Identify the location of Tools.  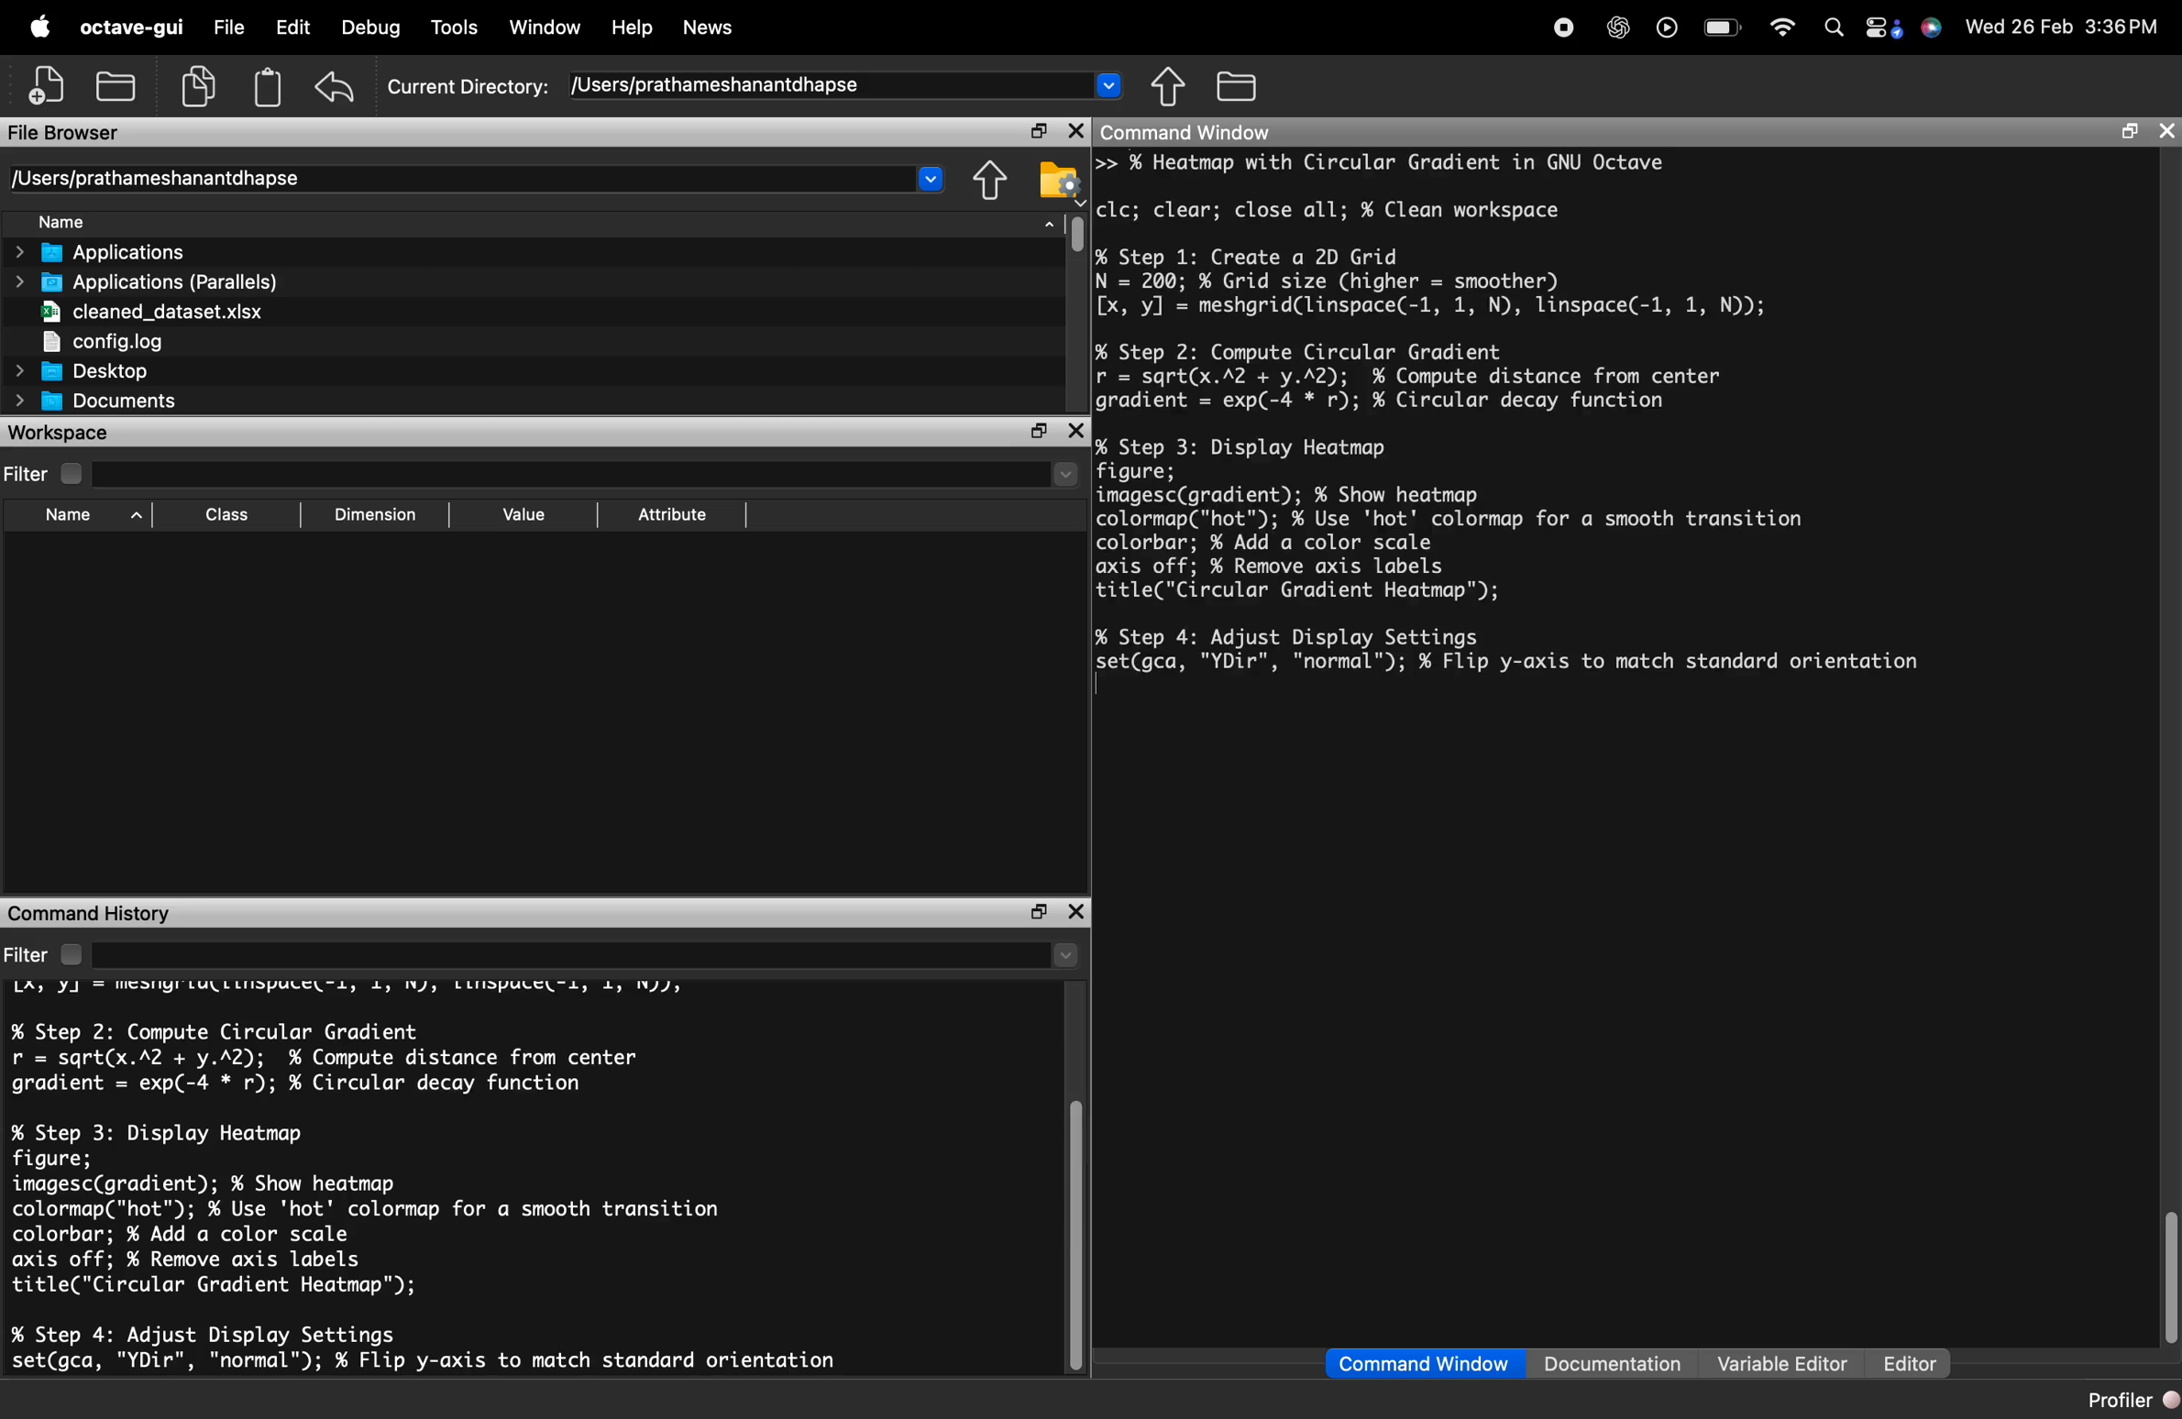
(453, 28).